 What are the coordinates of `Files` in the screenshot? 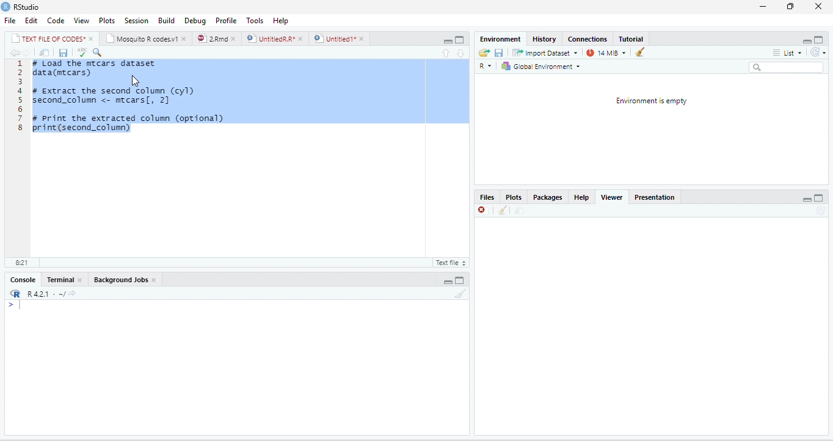 It's located at (487, 198).